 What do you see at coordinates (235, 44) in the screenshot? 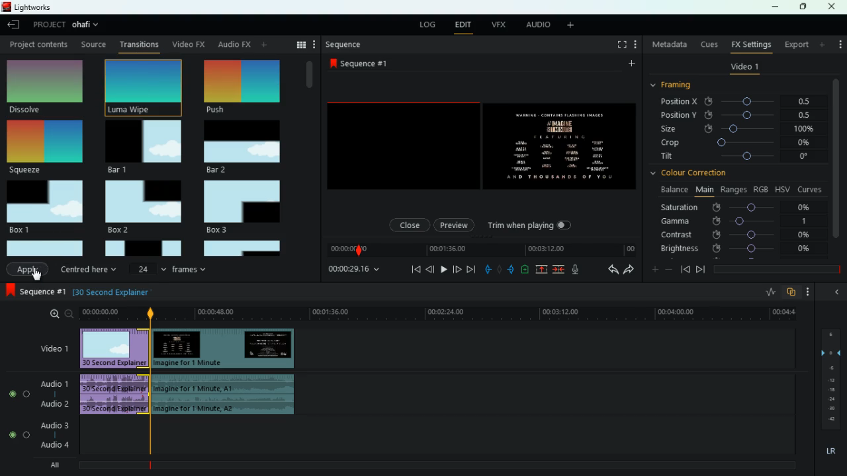
I see `back` at bounding box center [235, 44].